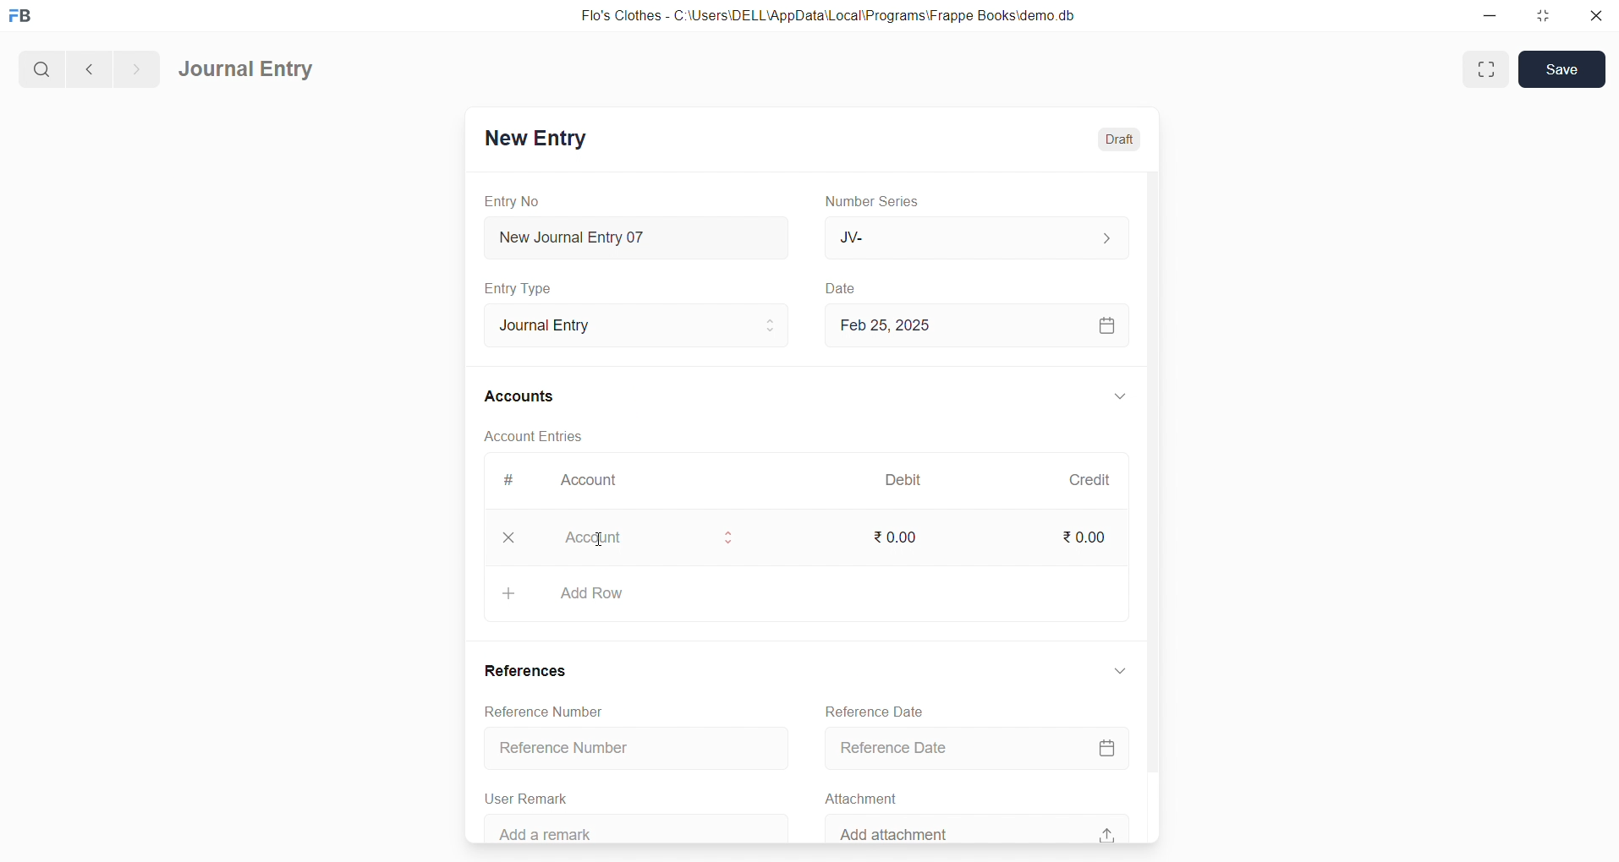 This screenshot has width=1619, height=862. Describe the element at coordinates (1120, 676) in the screenshot. I see `expand/collapse` at that location.